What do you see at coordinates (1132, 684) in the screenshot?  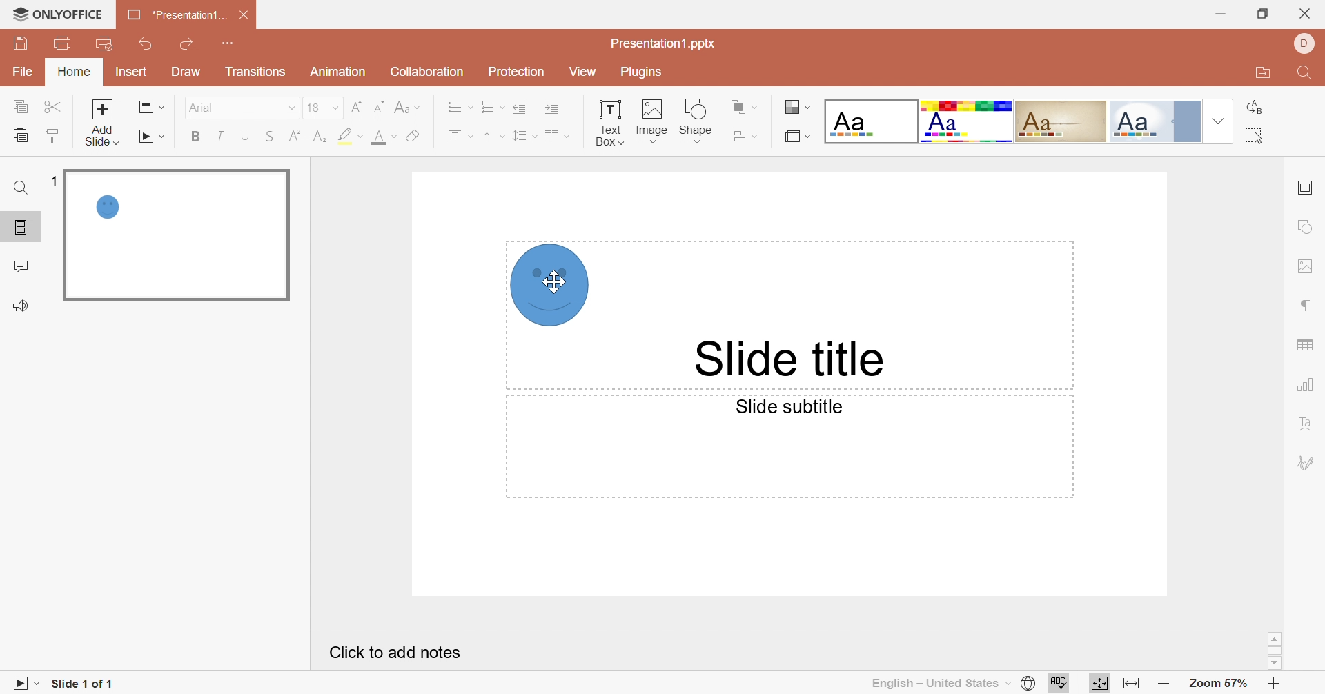 I see `Fit to width` at bounding box center [1132, 684].